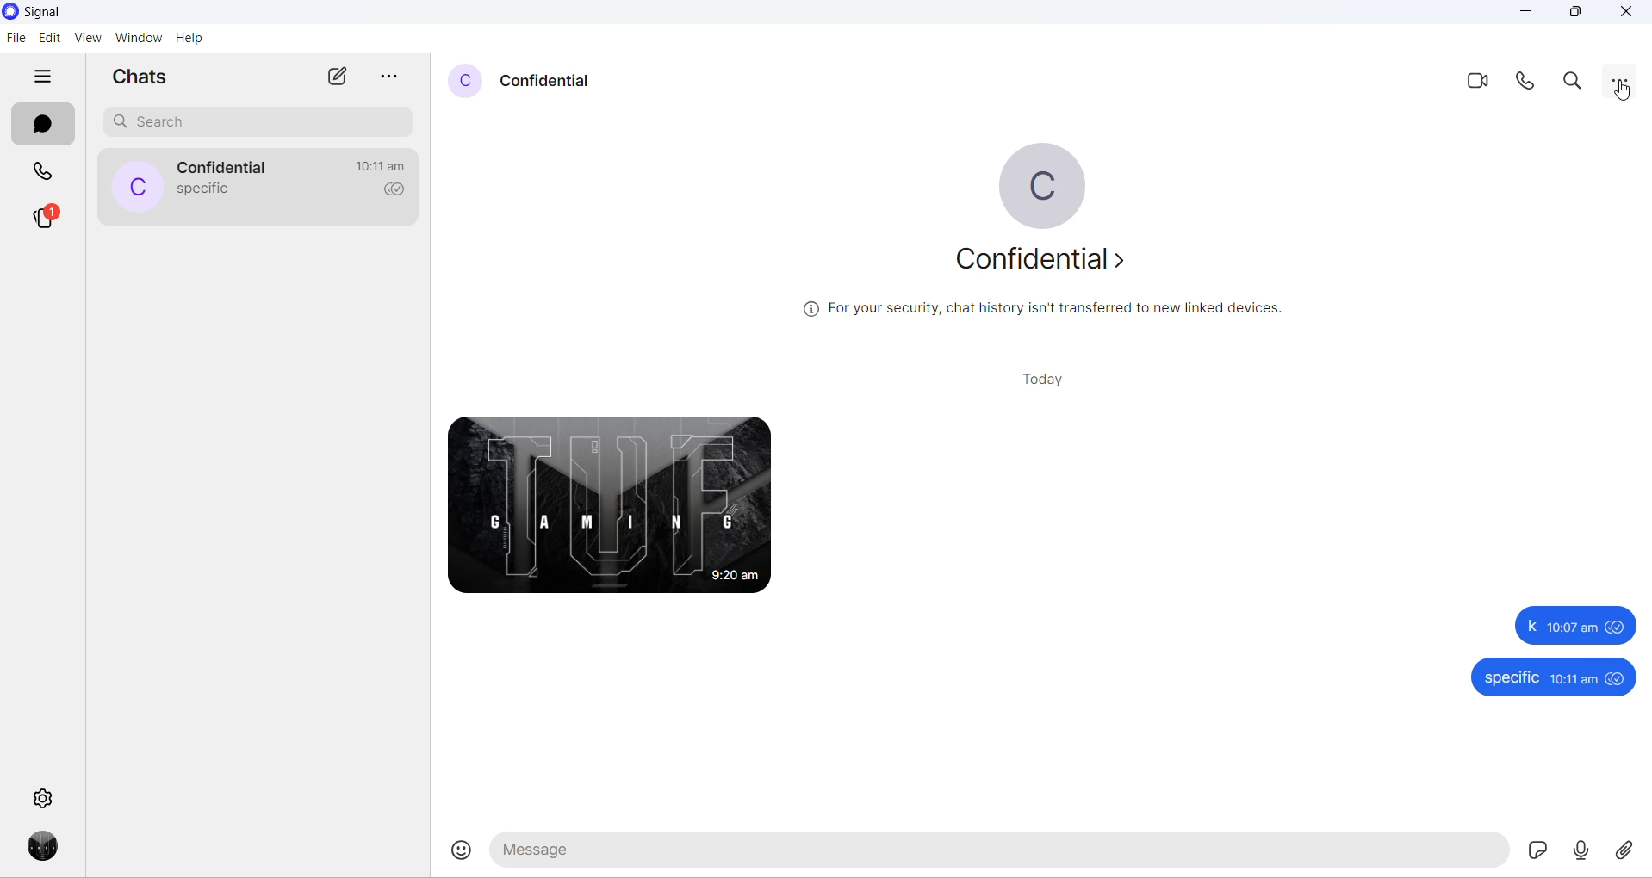 This screenshot has height=878, width=1652. What do you see at coordinates (1040, 182) in the screenshot?
I see `profile picture` at bounding box center [1040, 182].